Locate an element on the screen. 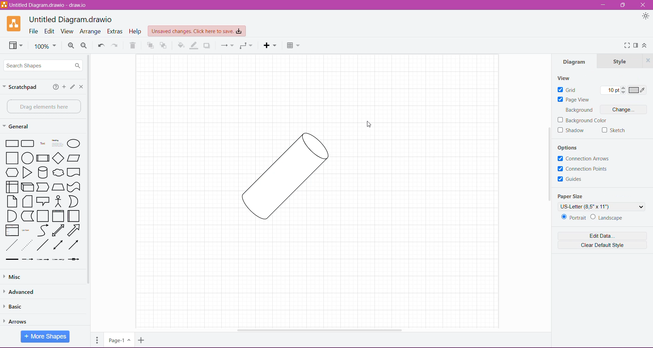 The image size is (653, 348). Edit Data is located at coordinates (602, 236).